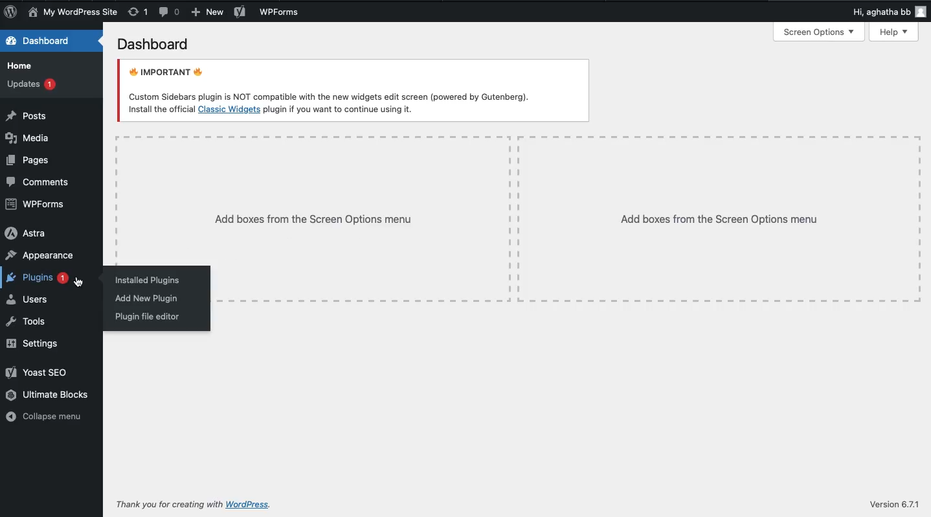 This screenshot has width=931, height=517. I want to click on Appearance, so click(41, 255).